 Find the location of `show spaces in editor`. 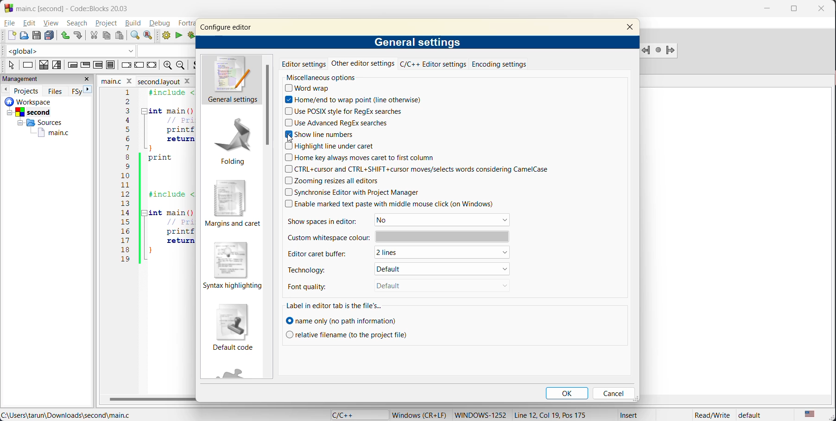

show spaces in editor is located at coordinates (329, 221).